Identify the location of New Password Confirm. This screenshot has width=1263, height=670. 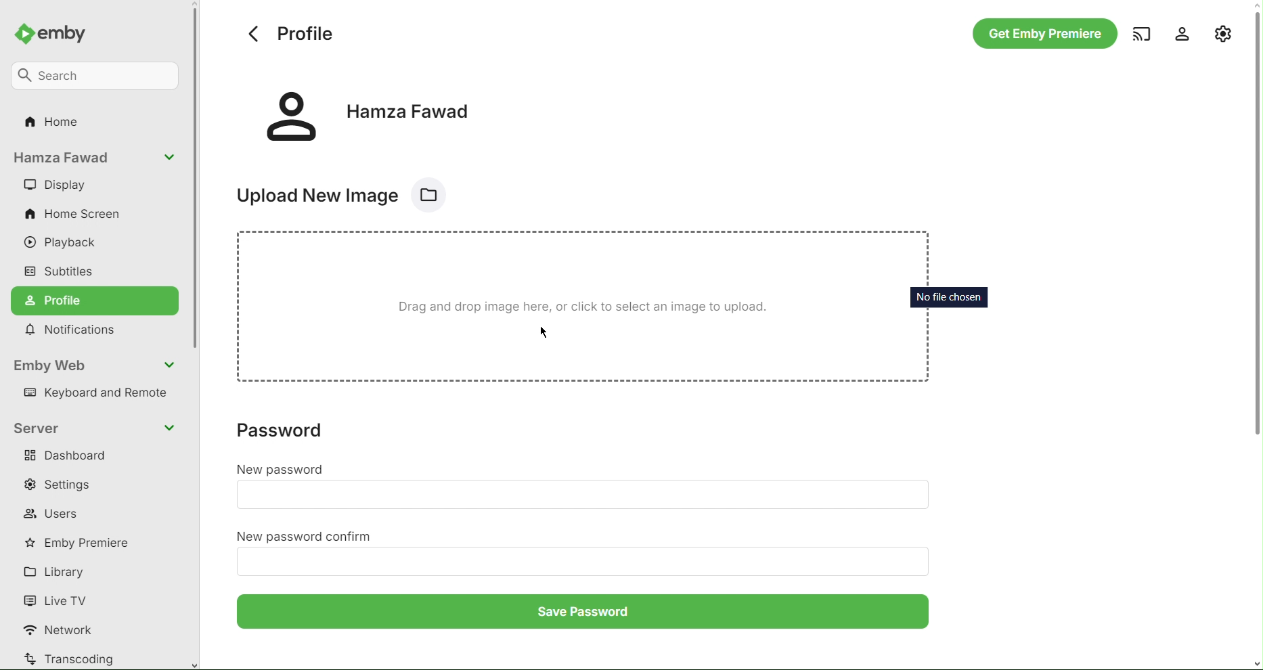
(583, 560).